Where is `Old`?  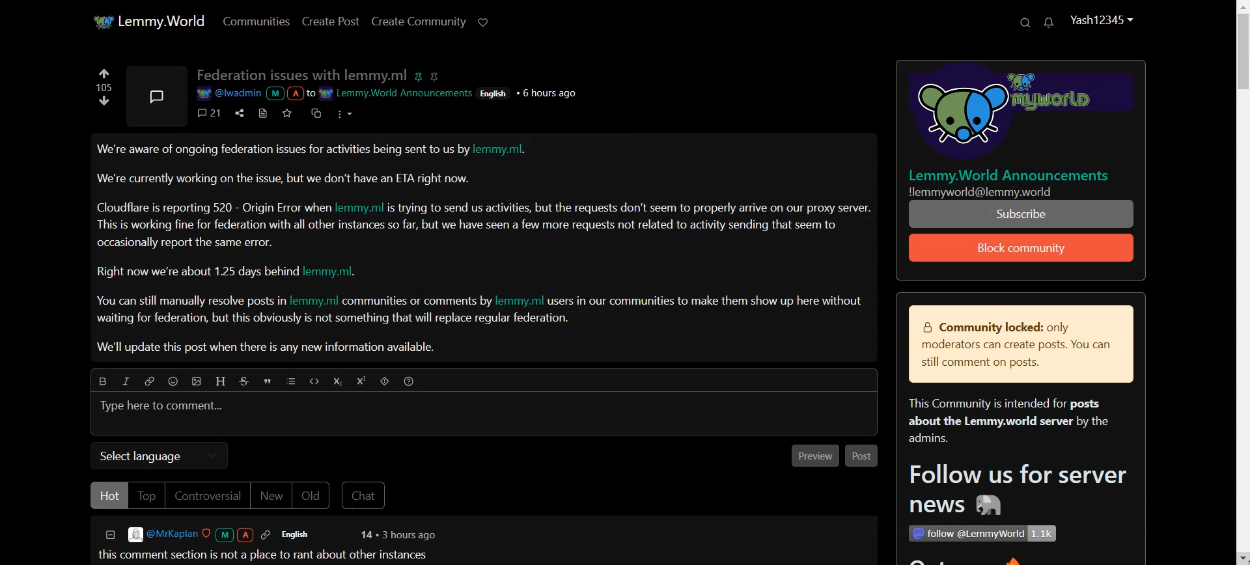
Old is located at coordinates (311, 495).